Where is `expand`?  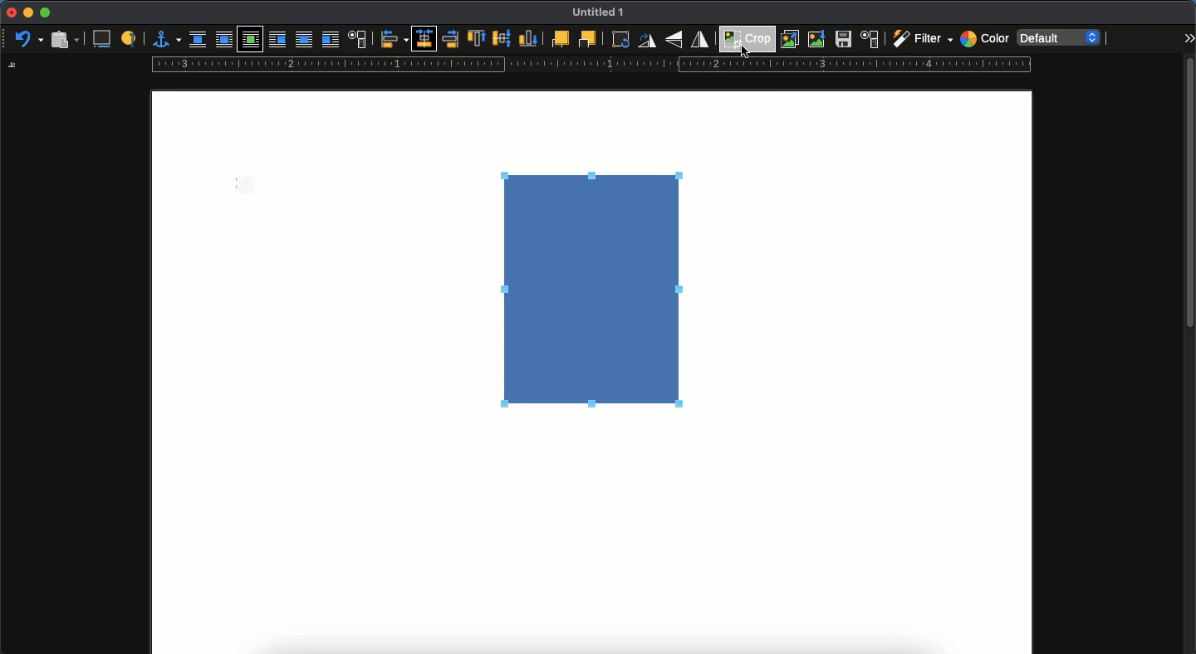 expand is located at coordinates (1189, 37).